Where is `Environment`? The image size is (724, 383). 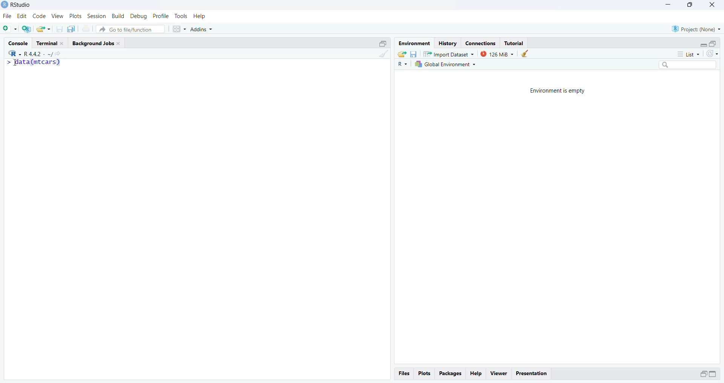
Environment is located at coordinates (413, 43).